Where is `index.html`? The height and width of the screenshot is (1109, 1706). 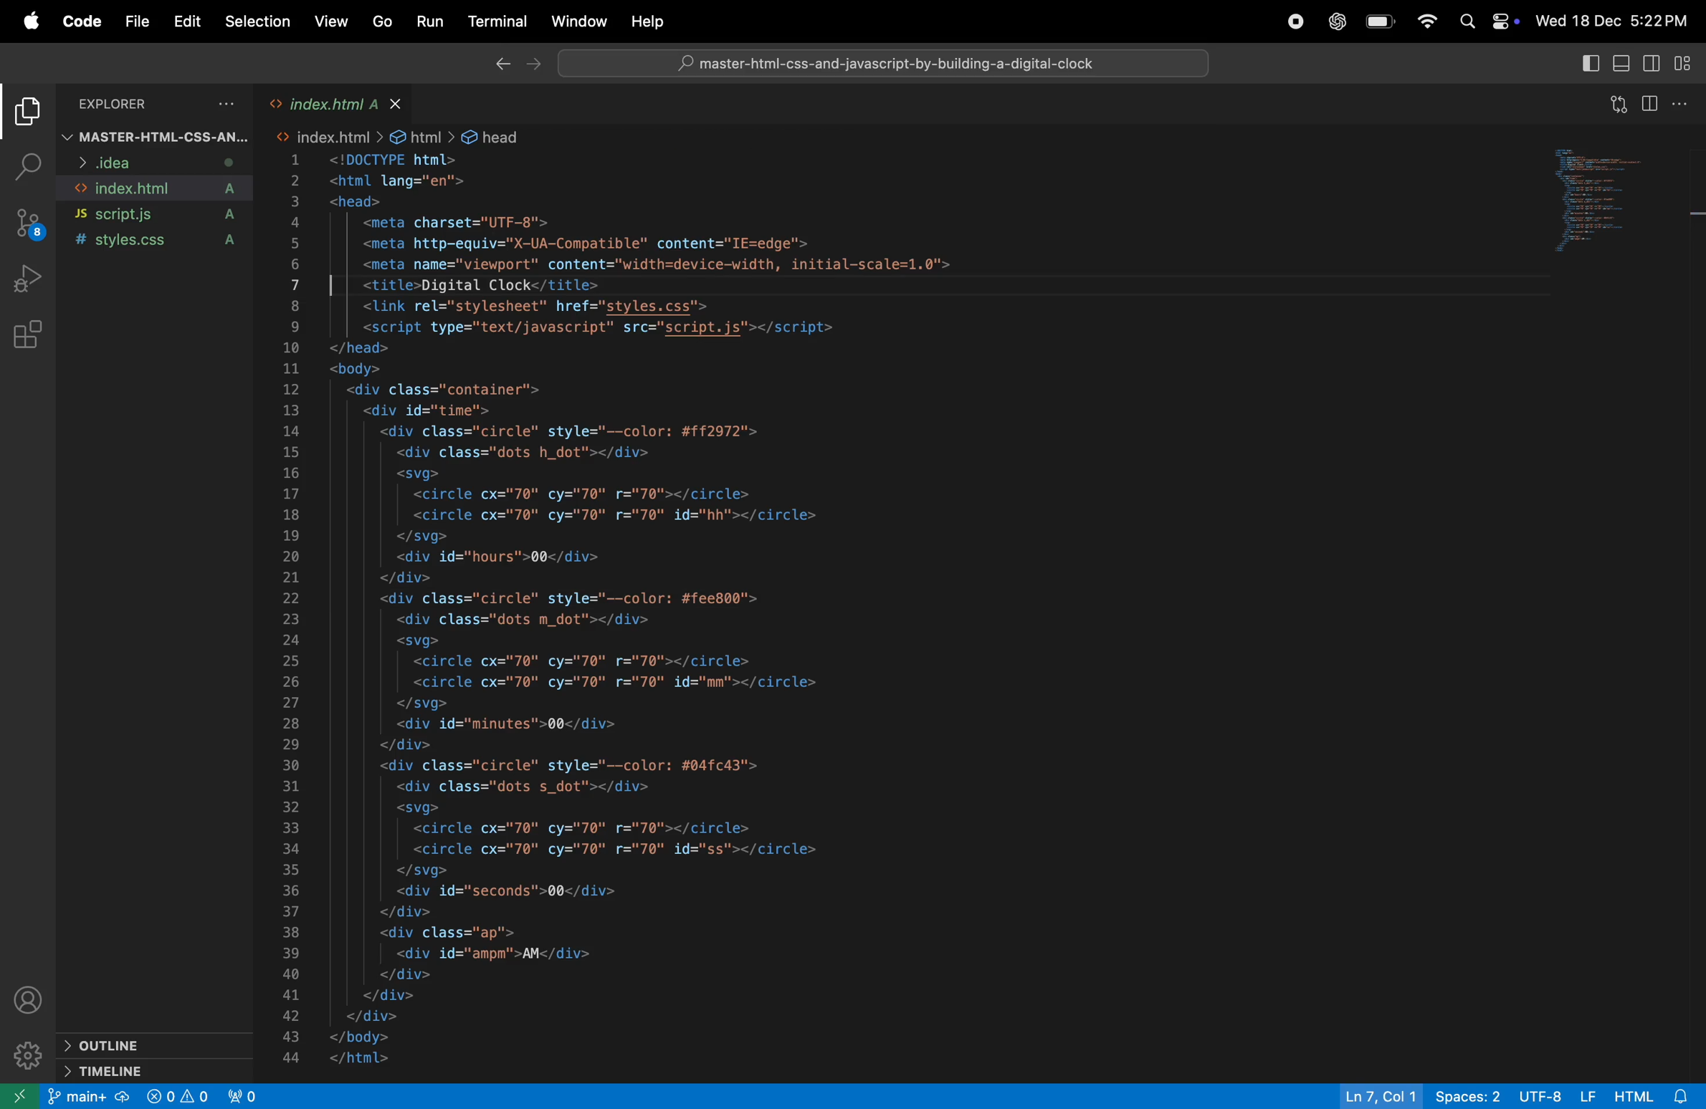
index.html is located at coordinates (157, 188).